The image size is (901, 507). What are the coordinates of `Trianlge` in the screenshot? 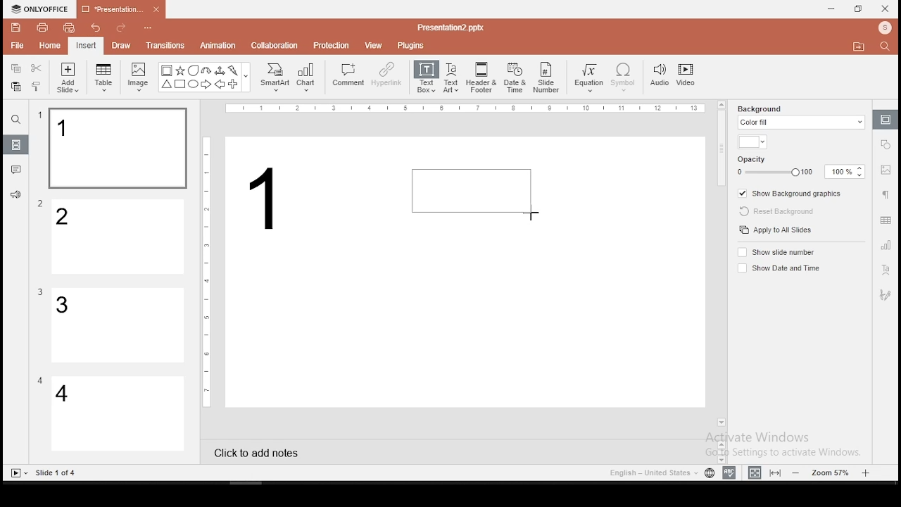 It's located at (166, 84).